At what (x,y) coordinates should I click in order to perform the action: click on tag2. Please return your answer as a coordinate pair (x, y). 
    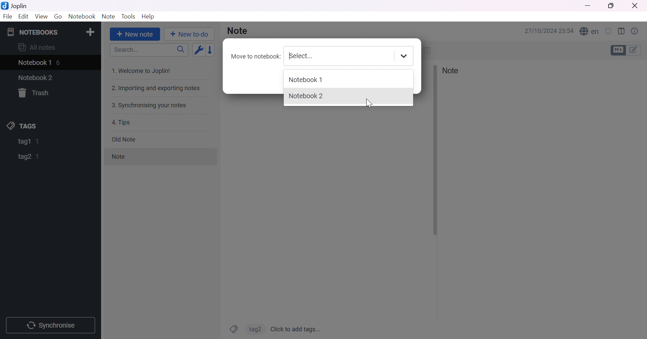
    Looking at the image, I should click on (25, 157).